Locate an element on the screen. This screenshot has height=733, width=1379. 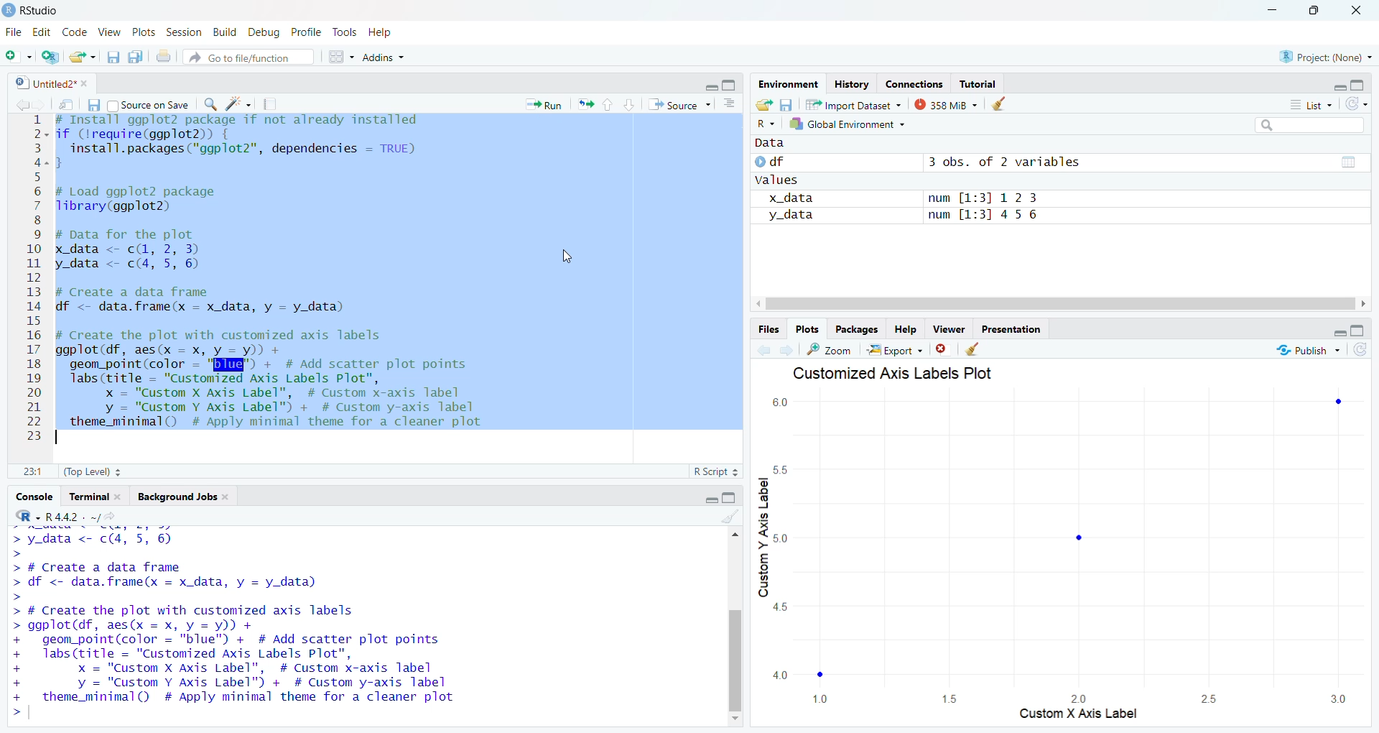
Help is located at coordinates (906, 329).